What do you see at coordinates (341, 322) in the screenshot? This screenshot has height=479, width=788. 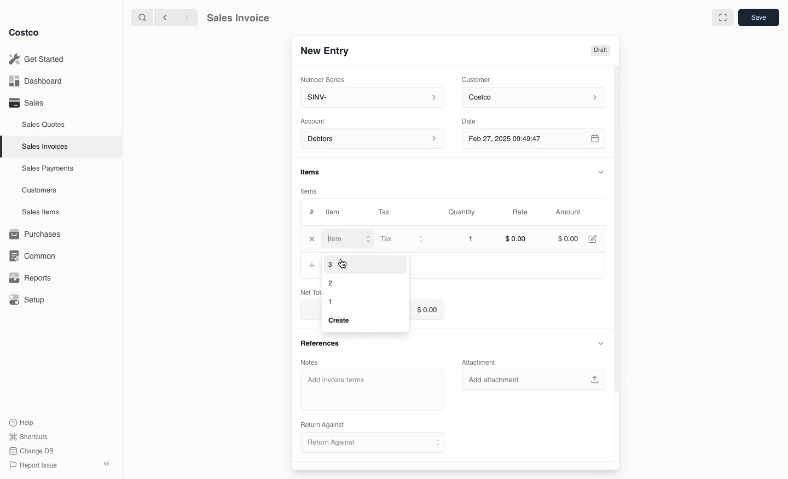 I see `Create` at bounding box center [341, 322].